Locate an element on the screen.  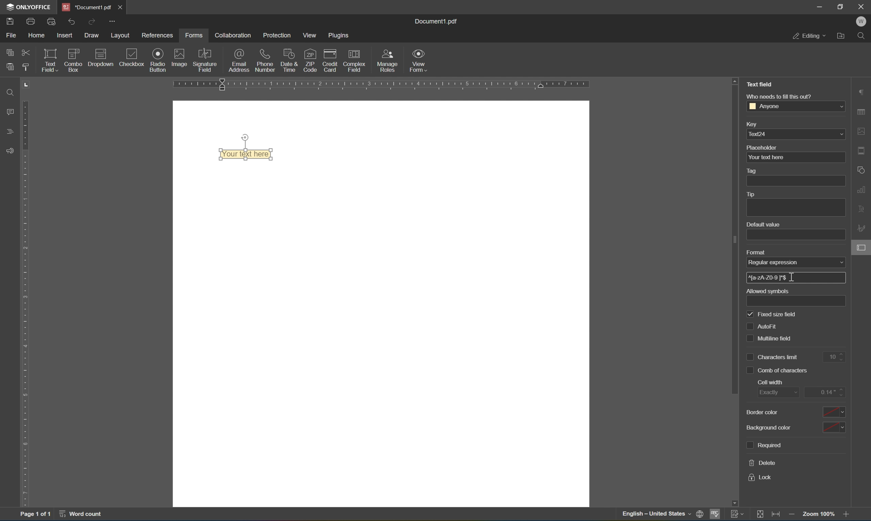
fit to width is located at coordinates (777, 515).